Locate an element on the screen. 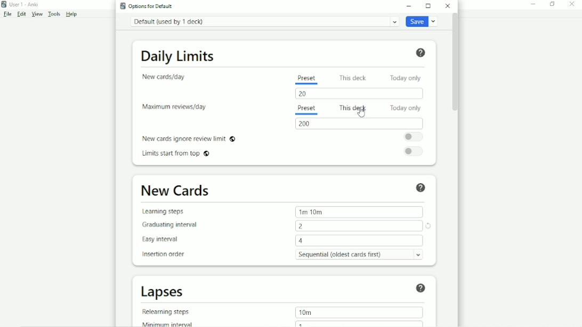 The image size is (582, 327). 200 is located at coordinates (305, 124).